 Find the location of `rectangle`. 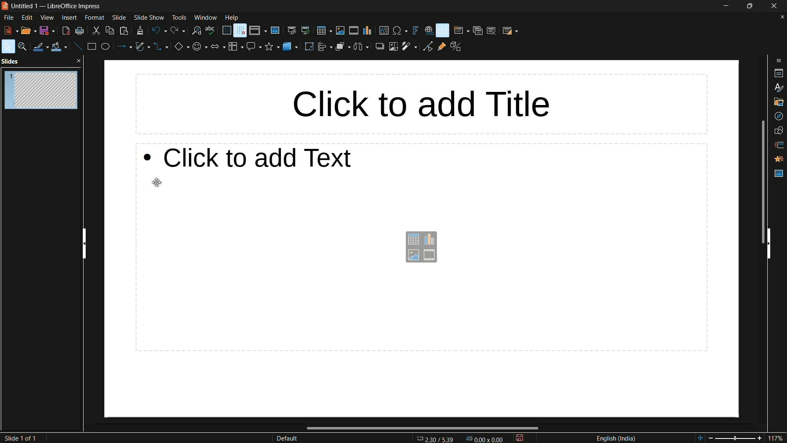

rectangle is located at coordinates (90, 46).